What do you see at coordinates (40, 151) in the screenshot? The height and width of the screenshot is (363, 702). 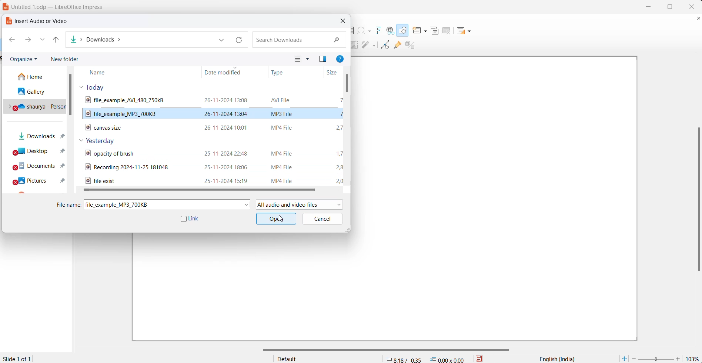 I see `desktop` at bounding box center [40, 151].